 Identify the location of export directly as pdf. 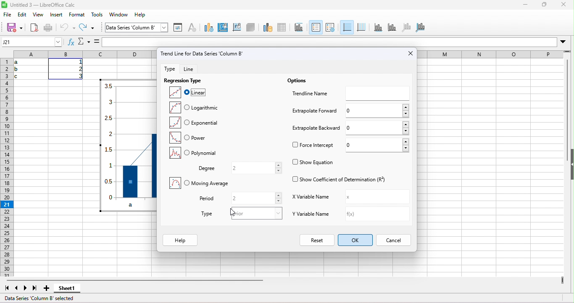
(33, 28).